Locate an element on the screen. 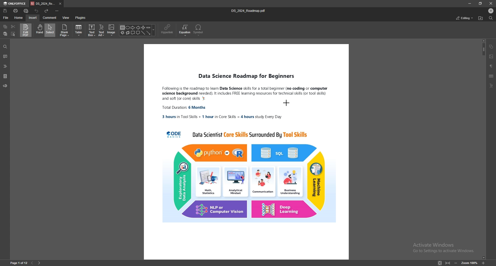 The height and width of the screenshot is (266, 496). profile is located at coordinates (491, 11).